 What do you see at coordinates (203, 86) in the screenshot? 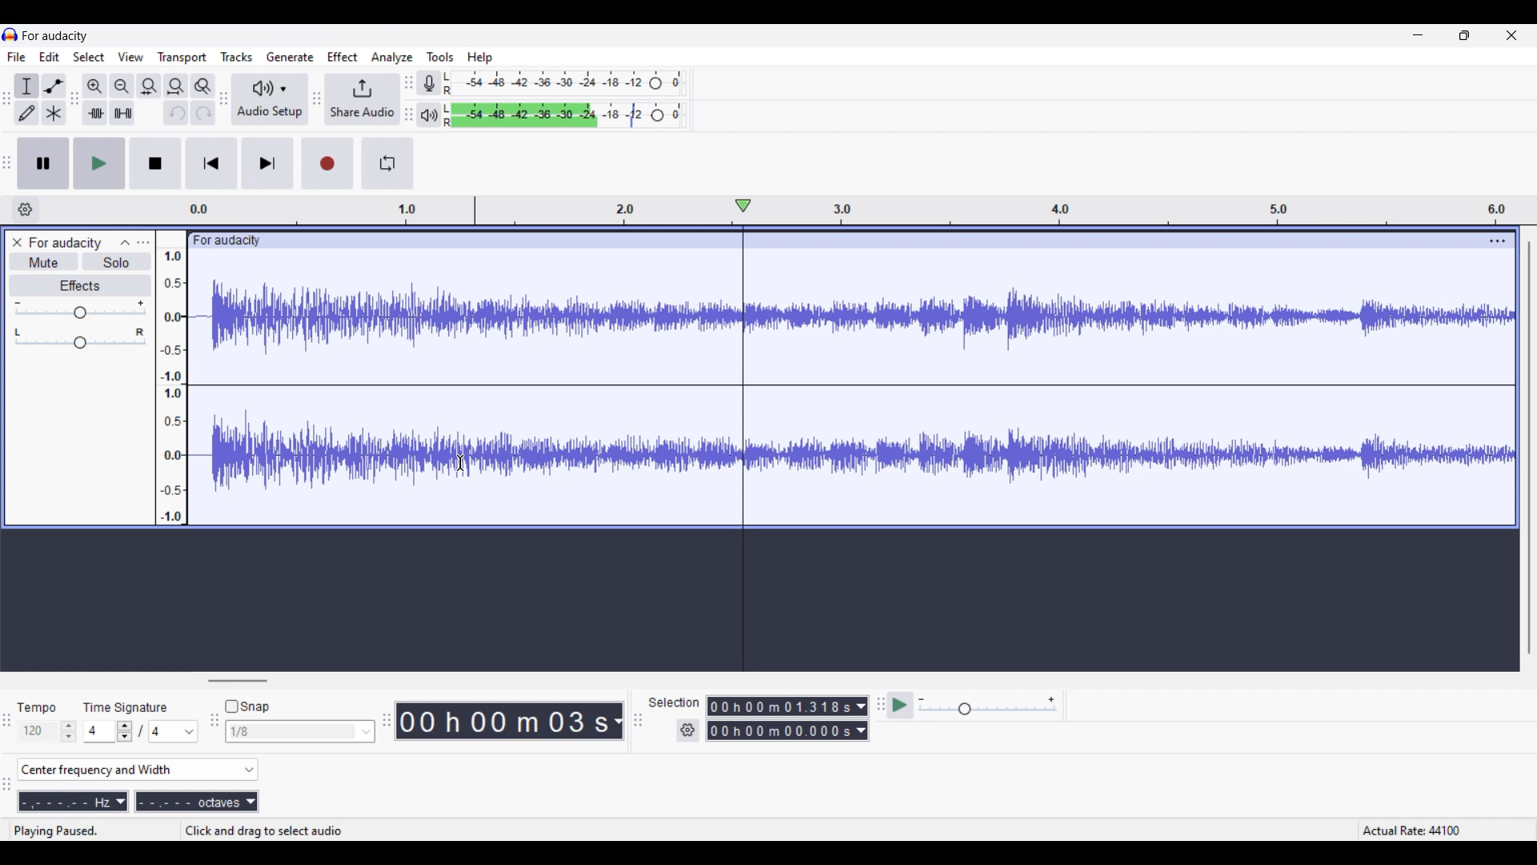
I see `Zoom toggle` at bounding box center [203, 86].